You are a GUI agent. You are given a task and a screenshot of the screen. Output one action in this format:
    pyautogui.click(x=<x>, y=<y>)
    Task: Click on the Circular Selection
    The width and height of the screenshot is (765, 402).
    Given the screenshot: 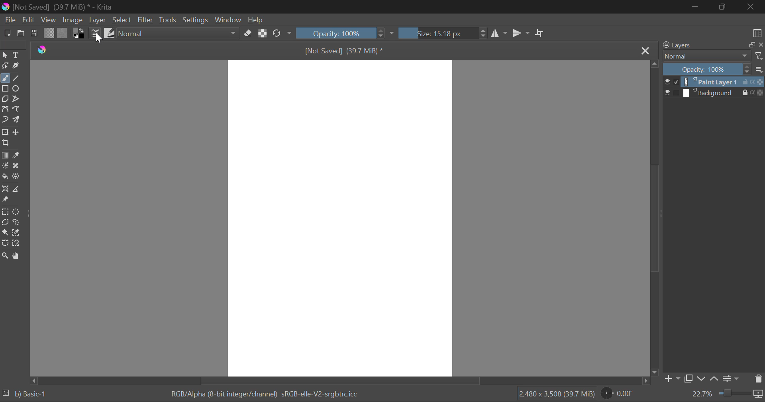 What is the action you would take?
    pyautogui.click(x=16, y=212)
    